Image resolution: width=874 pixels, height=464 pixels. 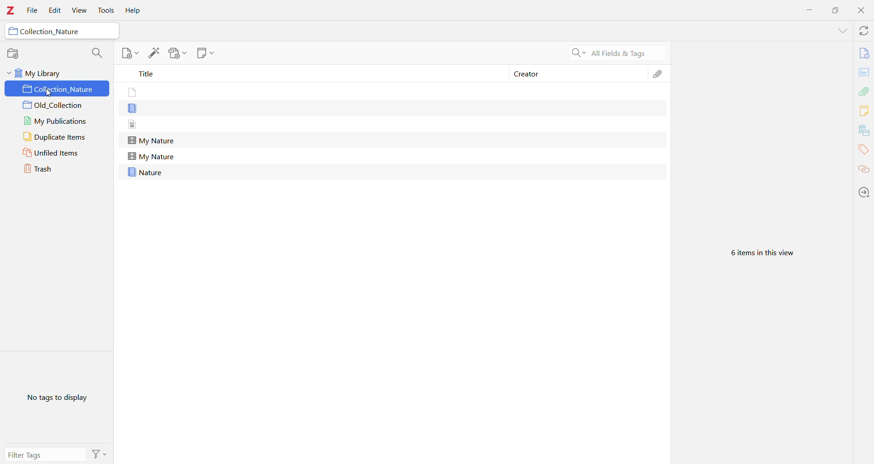 I want to click on Tags, so click(x=863, y=151).